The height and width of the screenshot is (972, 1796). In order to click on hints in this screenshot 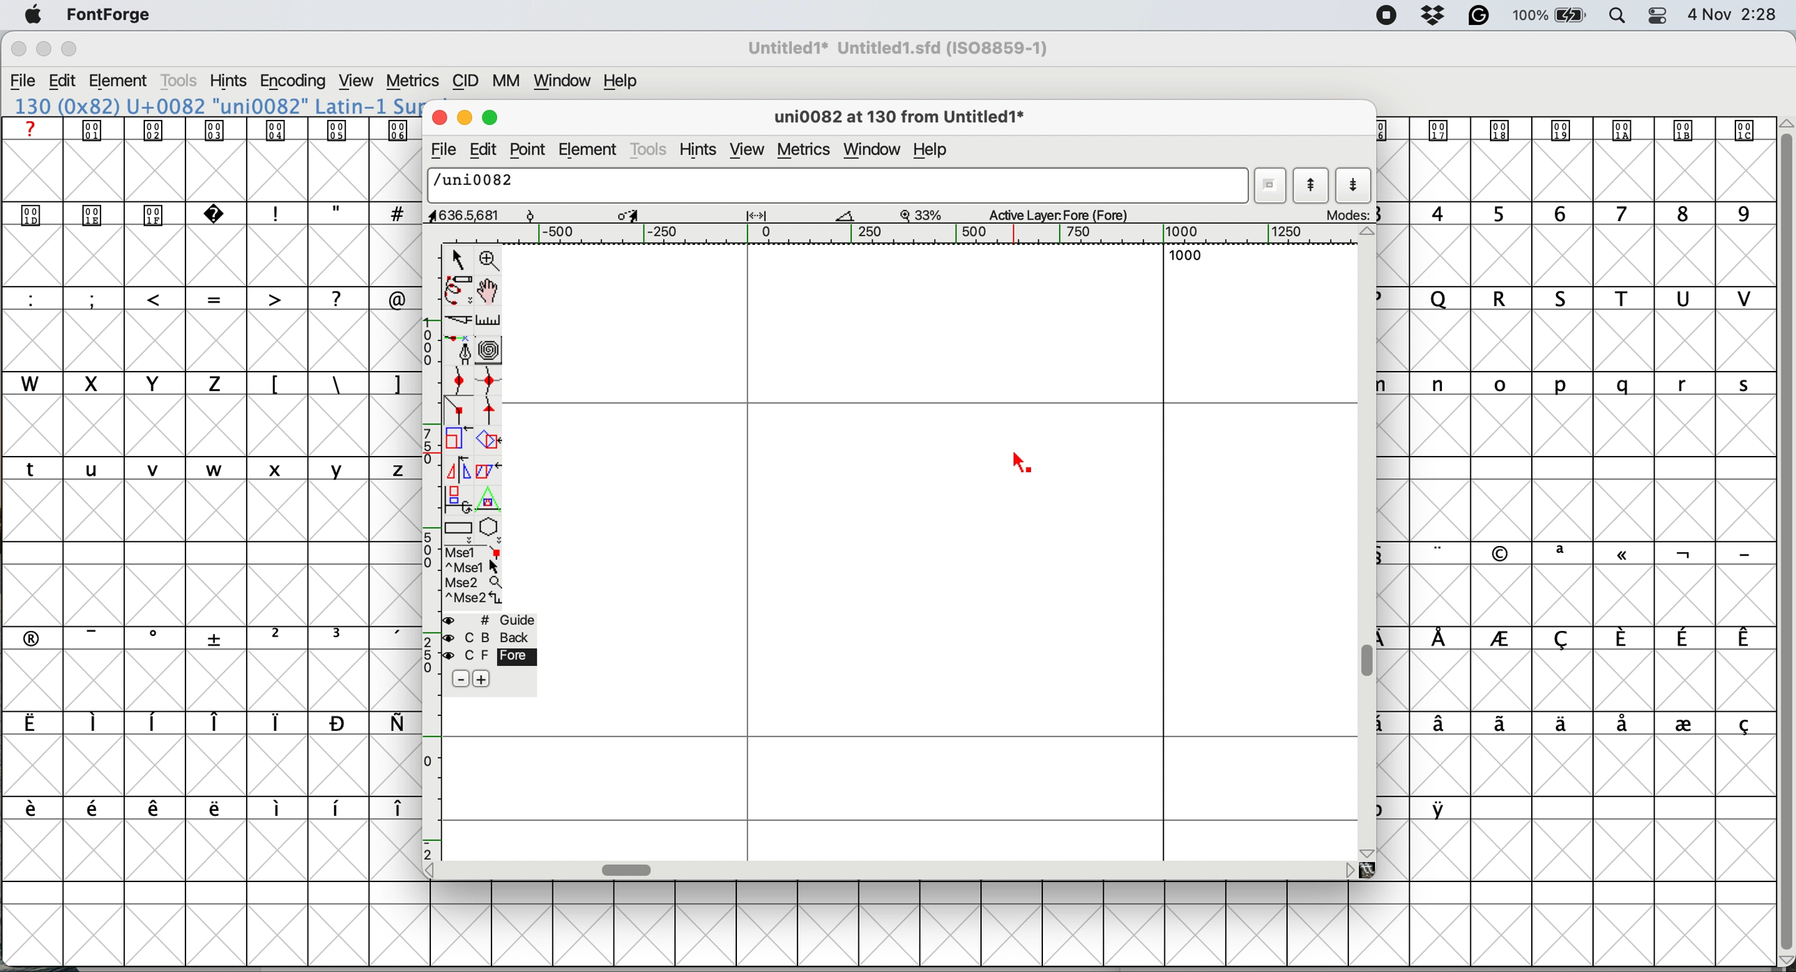, I will do `click(699, 151)`.